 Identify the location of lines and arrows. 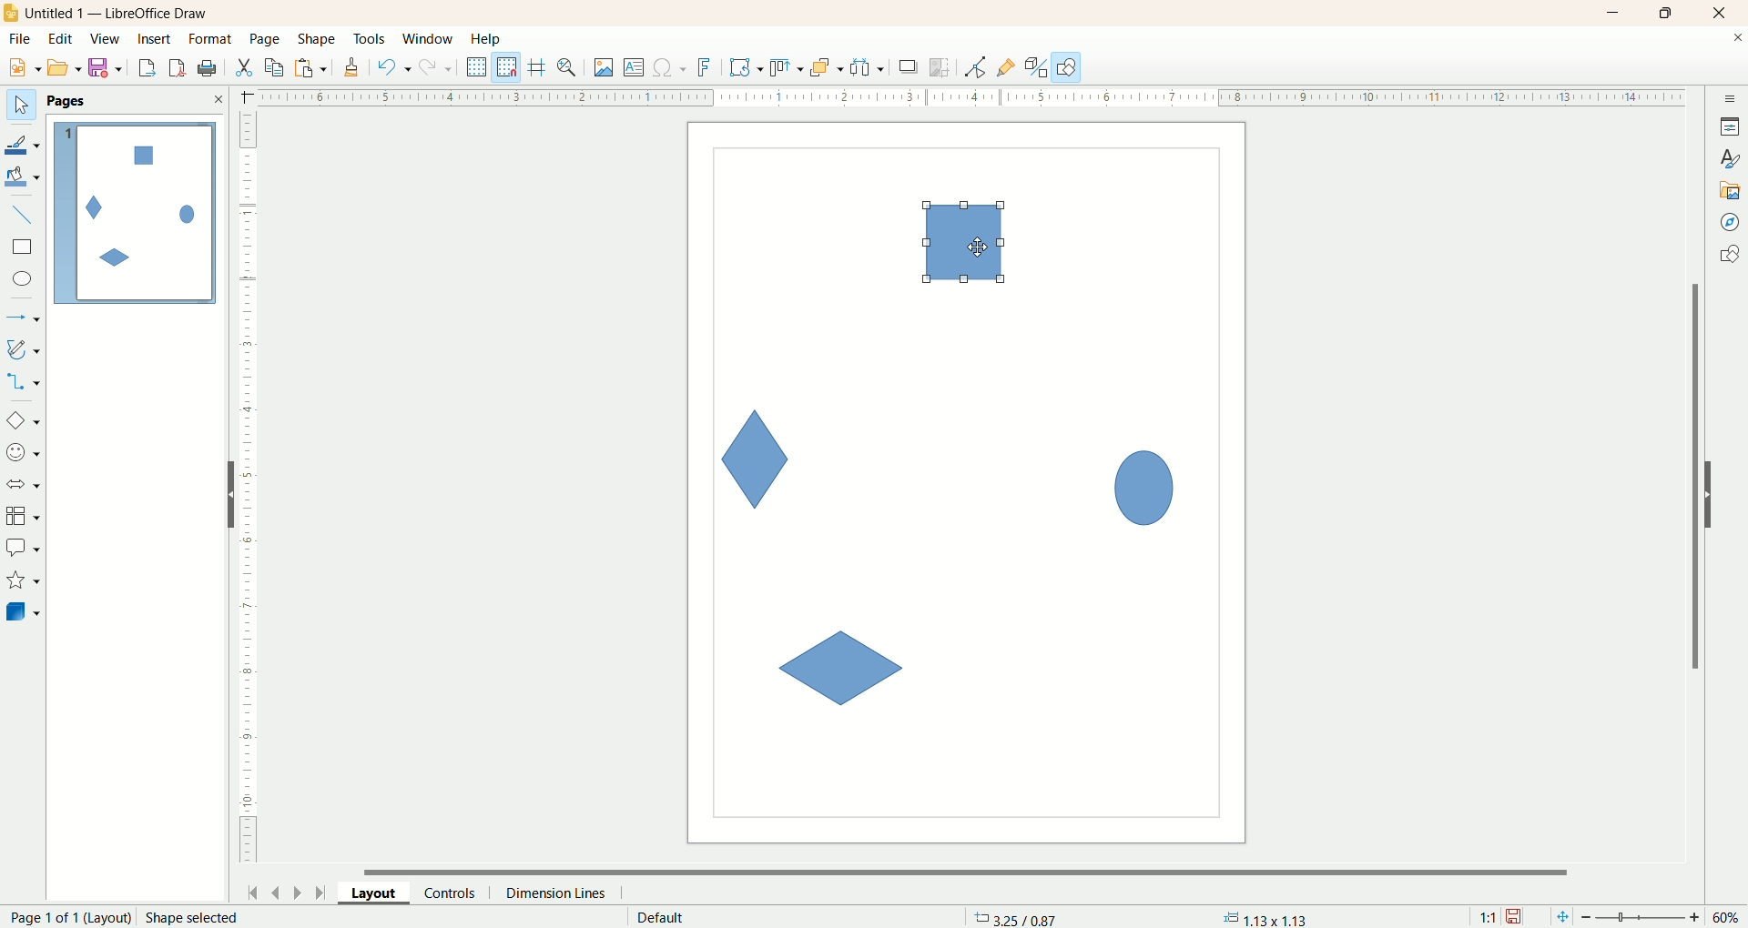
(25, 318).